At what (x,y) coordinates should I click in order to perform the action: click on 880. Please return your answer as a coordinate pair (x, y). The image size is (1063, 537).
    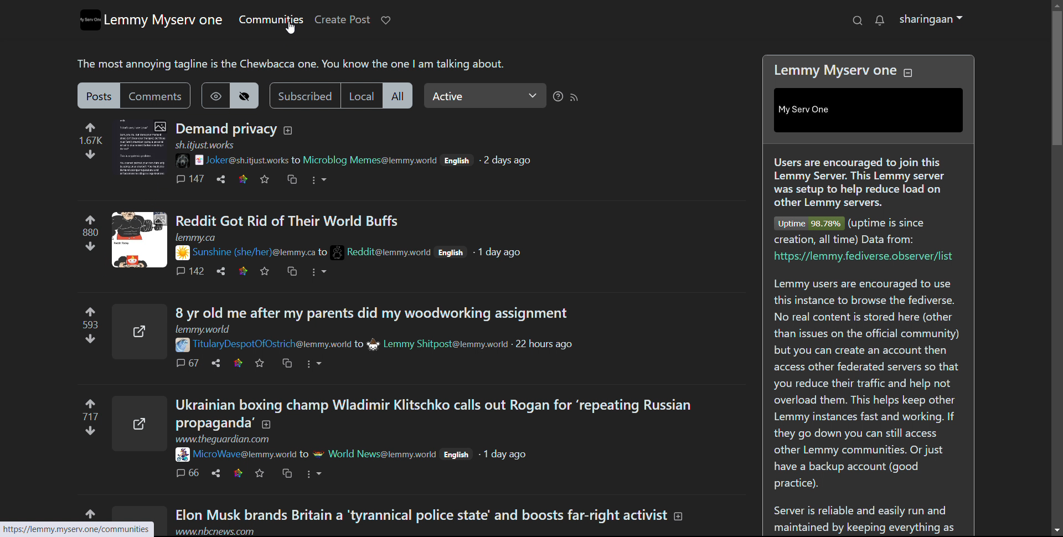
    Looking at the image, I should click on (90, 233).